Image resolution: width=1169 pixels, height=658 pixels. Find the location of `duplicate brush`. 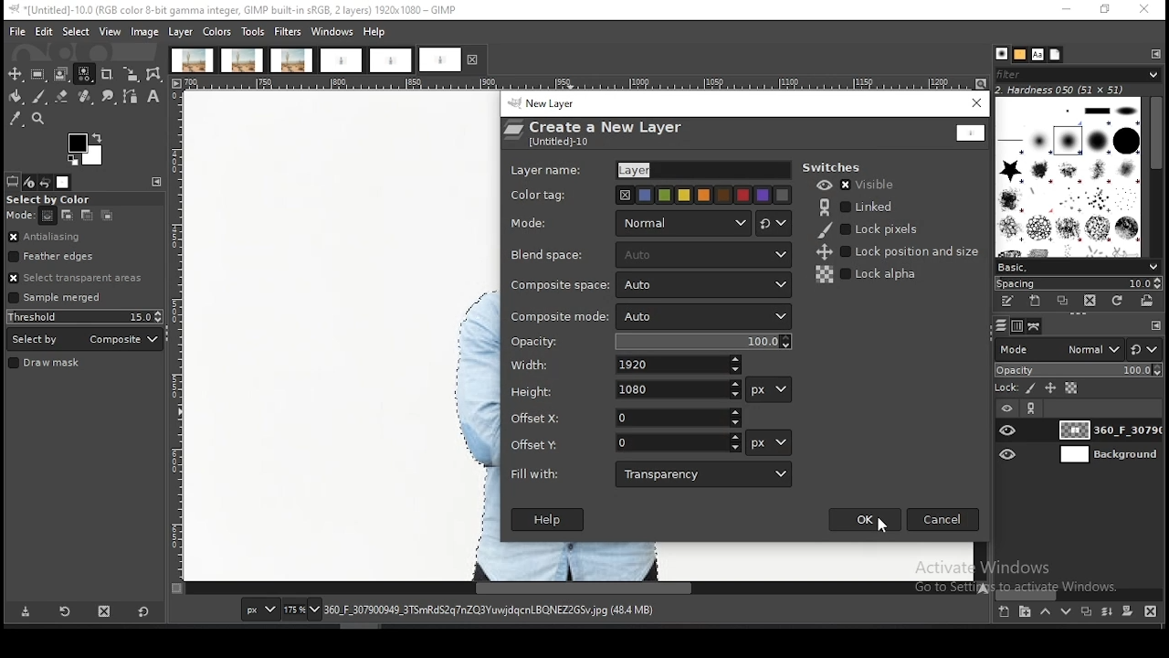

duplicate brush is located at coordinates (1064, 302).